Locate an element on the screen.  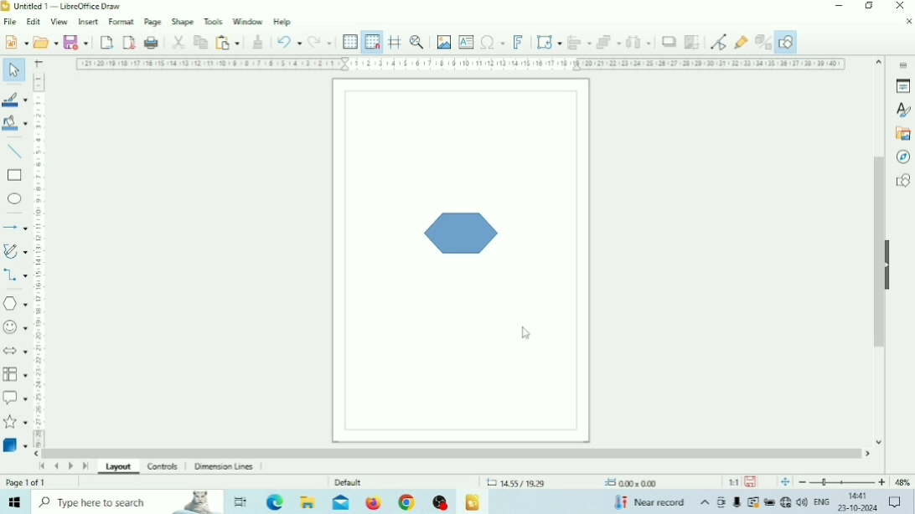
Page is located at coordinates (153, 21).